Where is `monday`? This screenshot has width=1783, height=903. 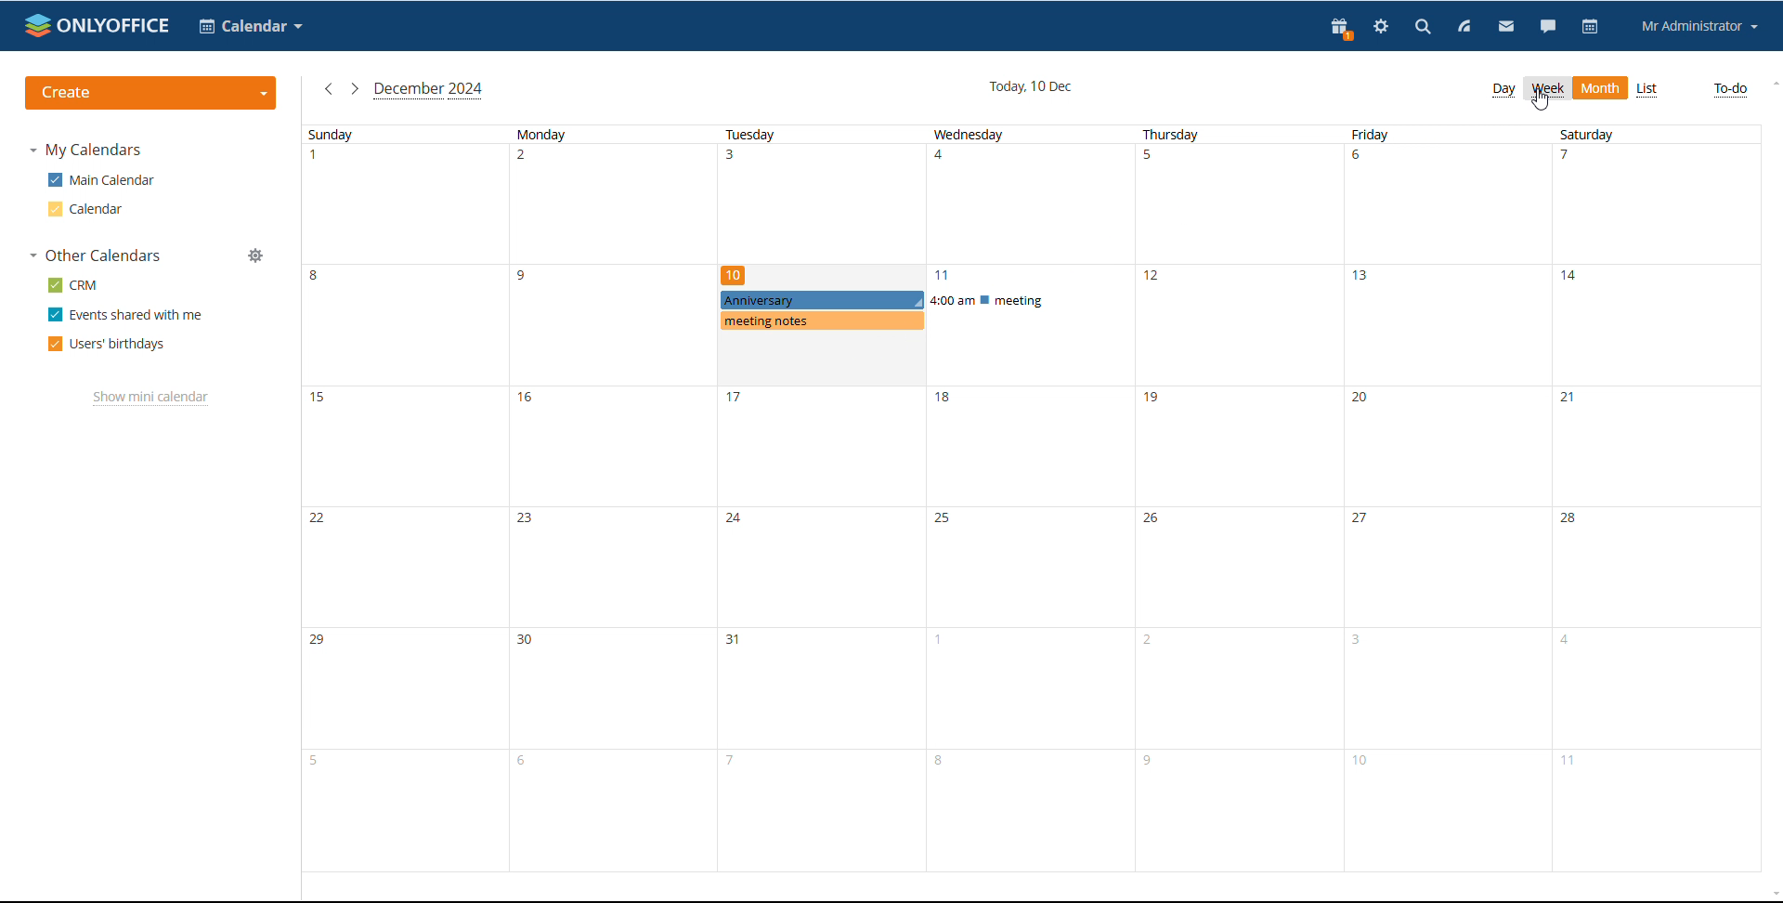 monday is located at coordinates (613, 499).